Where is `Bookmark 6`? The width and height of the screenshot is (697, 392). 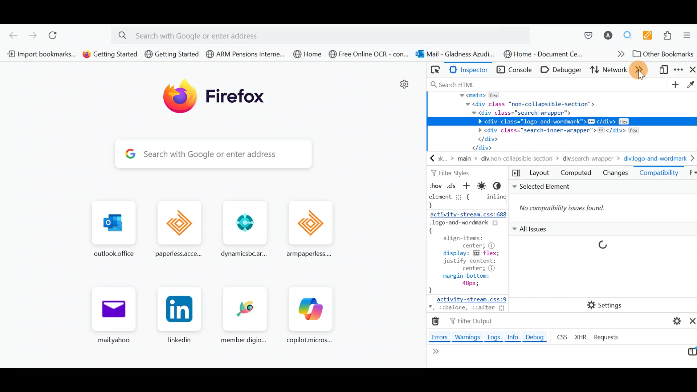
Bookmark 6 is located at coordinates (369, 56).